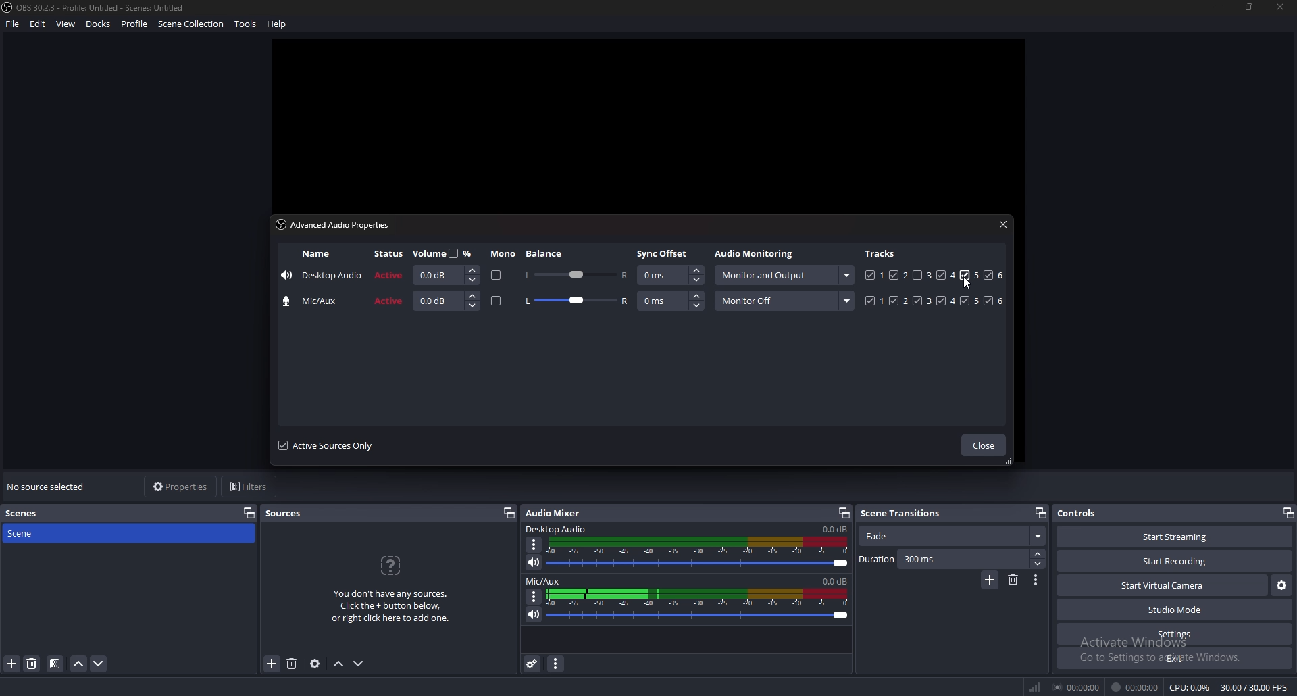 Image resolution: width=1297 pixels, height=696 pixels. What do you see at coordinates (494, 276) in the screenshot?
I see `mono` at bounding box center [494, 276].